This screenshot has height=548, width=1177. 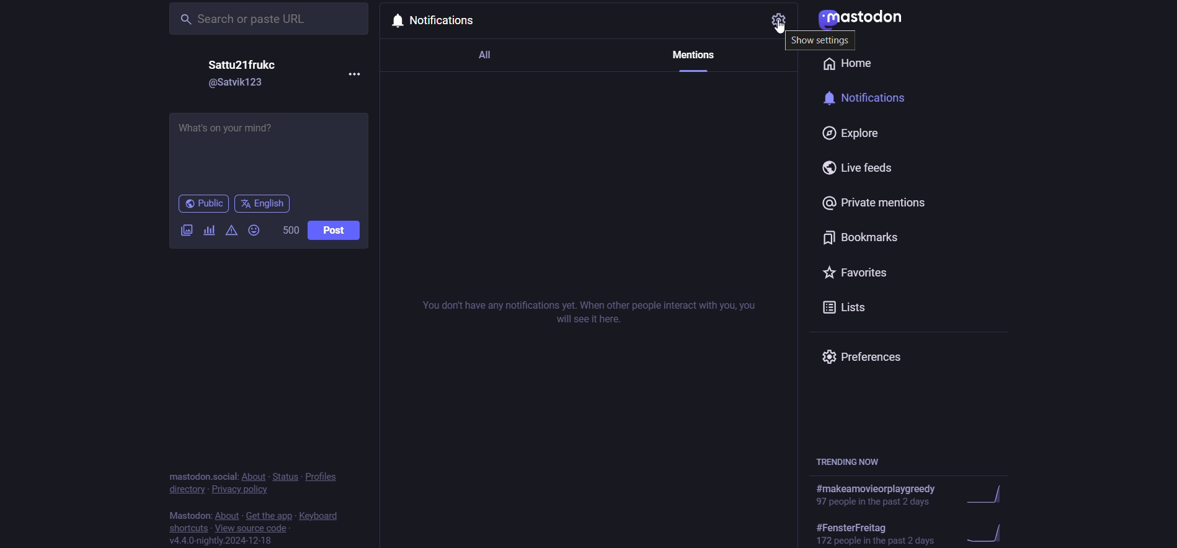 What do you see at coordinates (866, 358) in the screenshot?
I see `Preferences` at bounding box center [866, 358].